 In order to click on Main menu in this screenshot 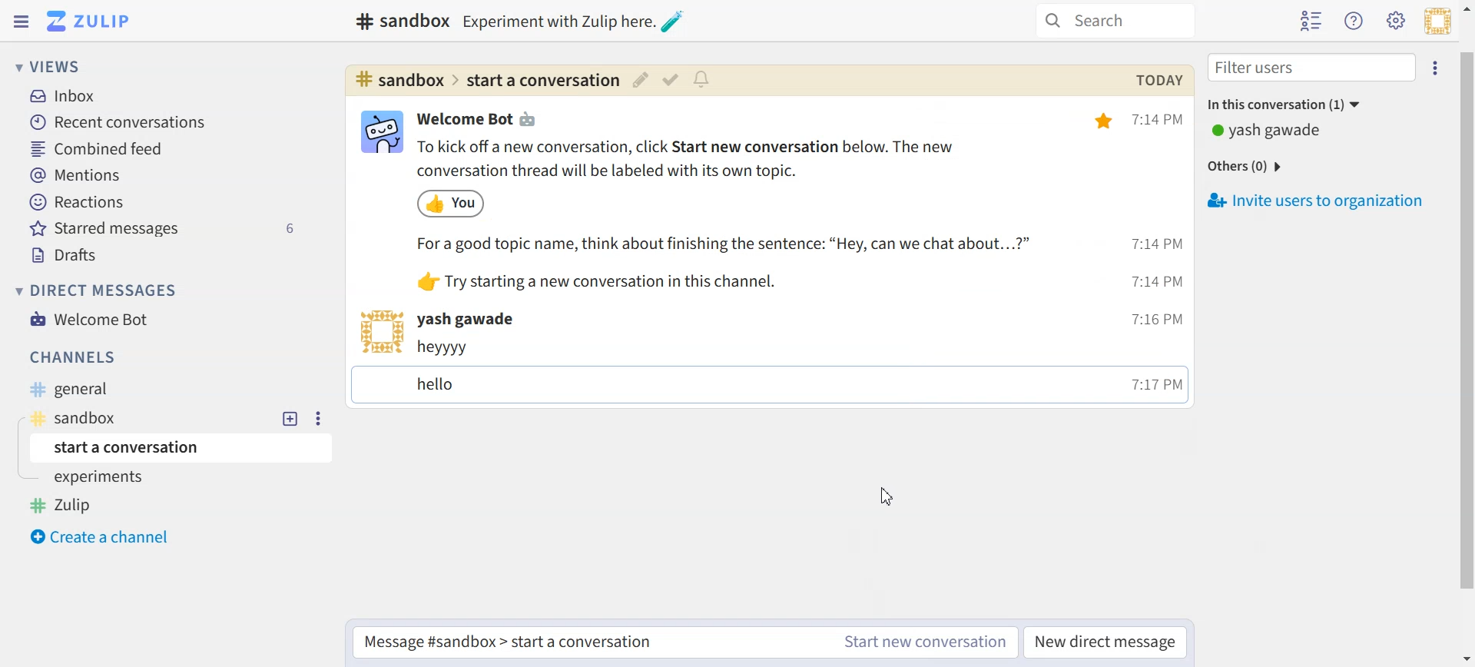, I will do `click(1396, 21)`.